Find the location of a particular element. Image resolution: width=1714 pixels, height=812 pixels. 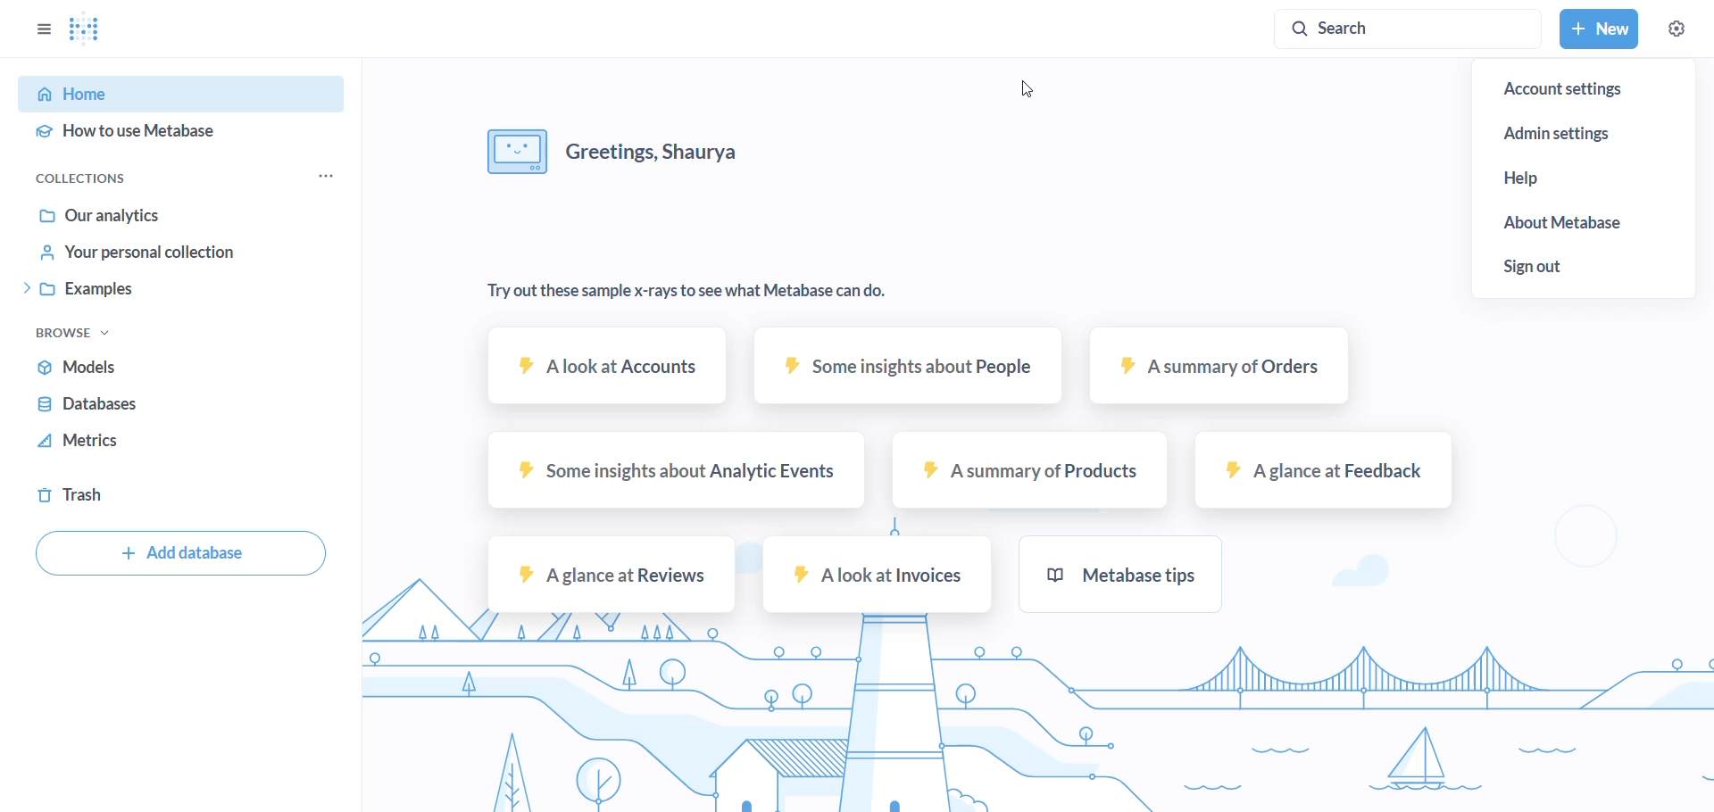

HOME  is located at coordinates (170, 95).